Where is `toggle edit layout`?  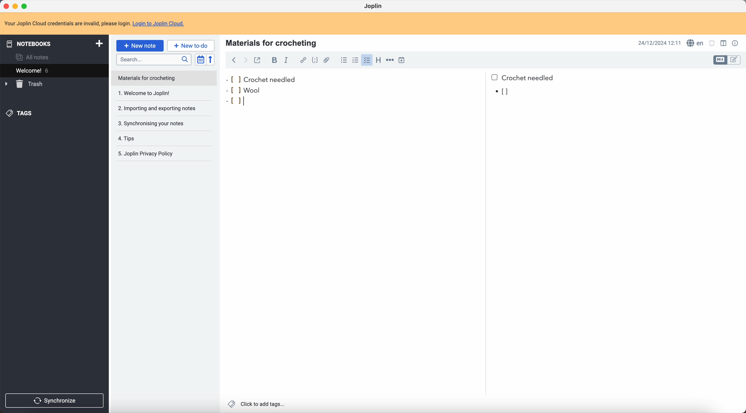
toggle edit layout is located at coordinates (735, 59).